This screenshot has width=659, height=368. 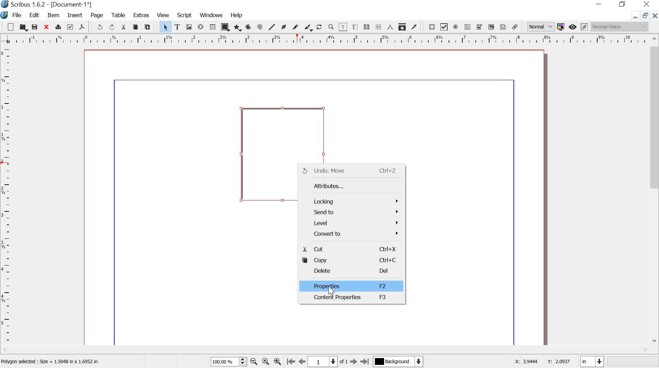 What do you see at coordinates (142, 15) in the screenshot?
I see `extras` at bounding box center [142, 15].